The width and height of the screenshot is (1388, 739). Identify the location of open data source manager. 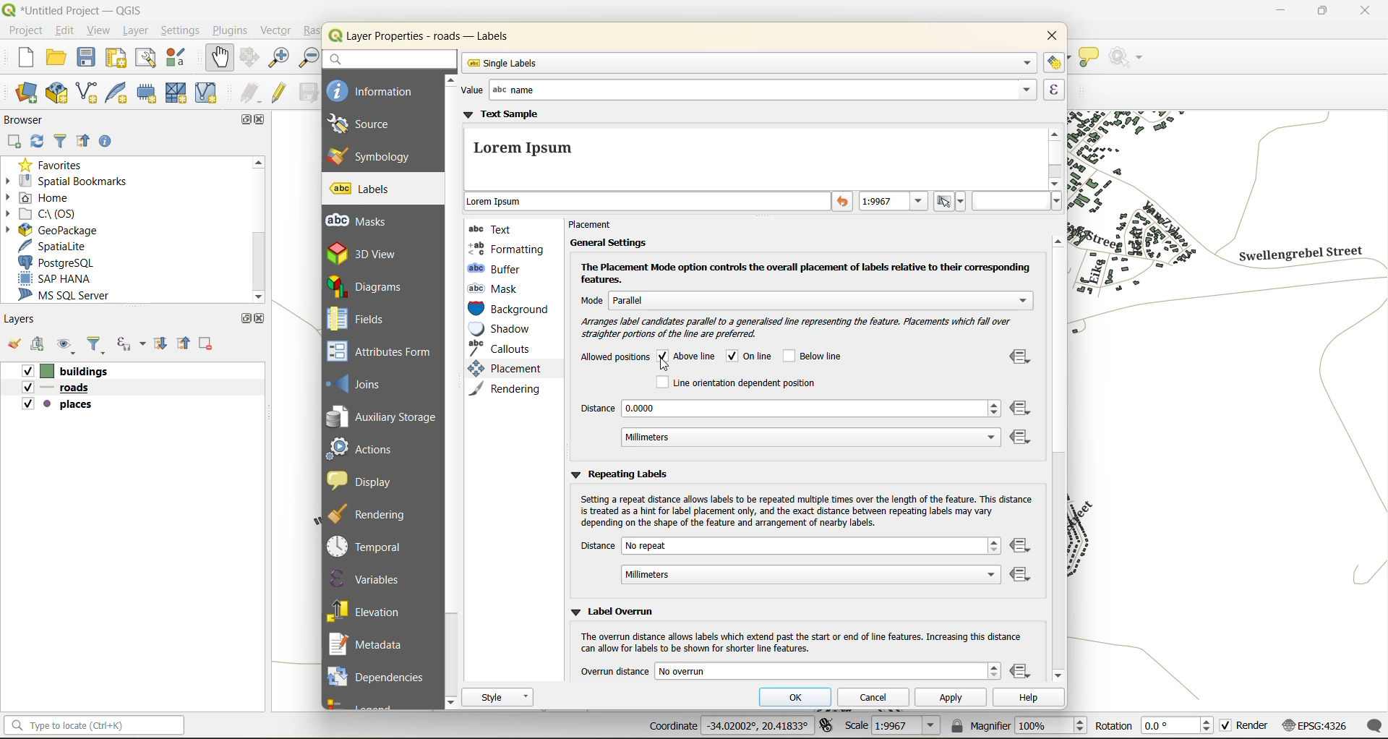
(22, 95).